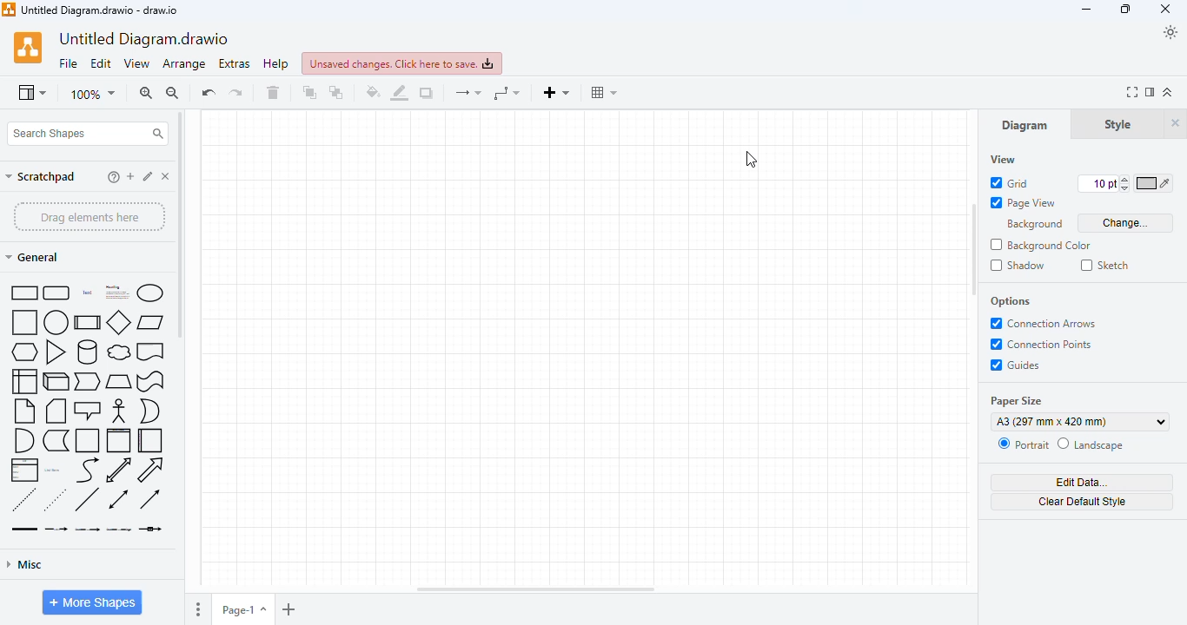 Image resolution: width=1187 pixels, height=625 pixels. I want to click on link, so click(24, 529).